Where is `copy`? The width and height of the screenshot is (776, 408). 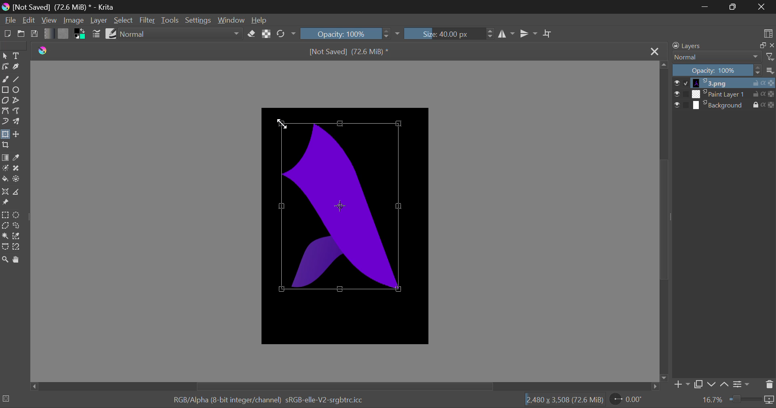 copy is located at coordinates (761, 46).